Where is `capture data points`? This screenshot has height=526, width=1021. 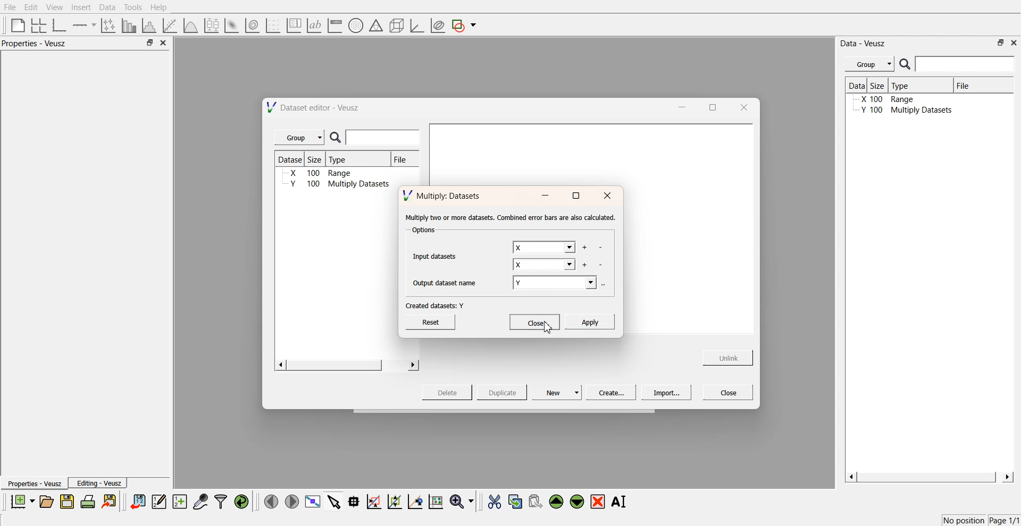 capture data points is located at coordinates (201, 502).